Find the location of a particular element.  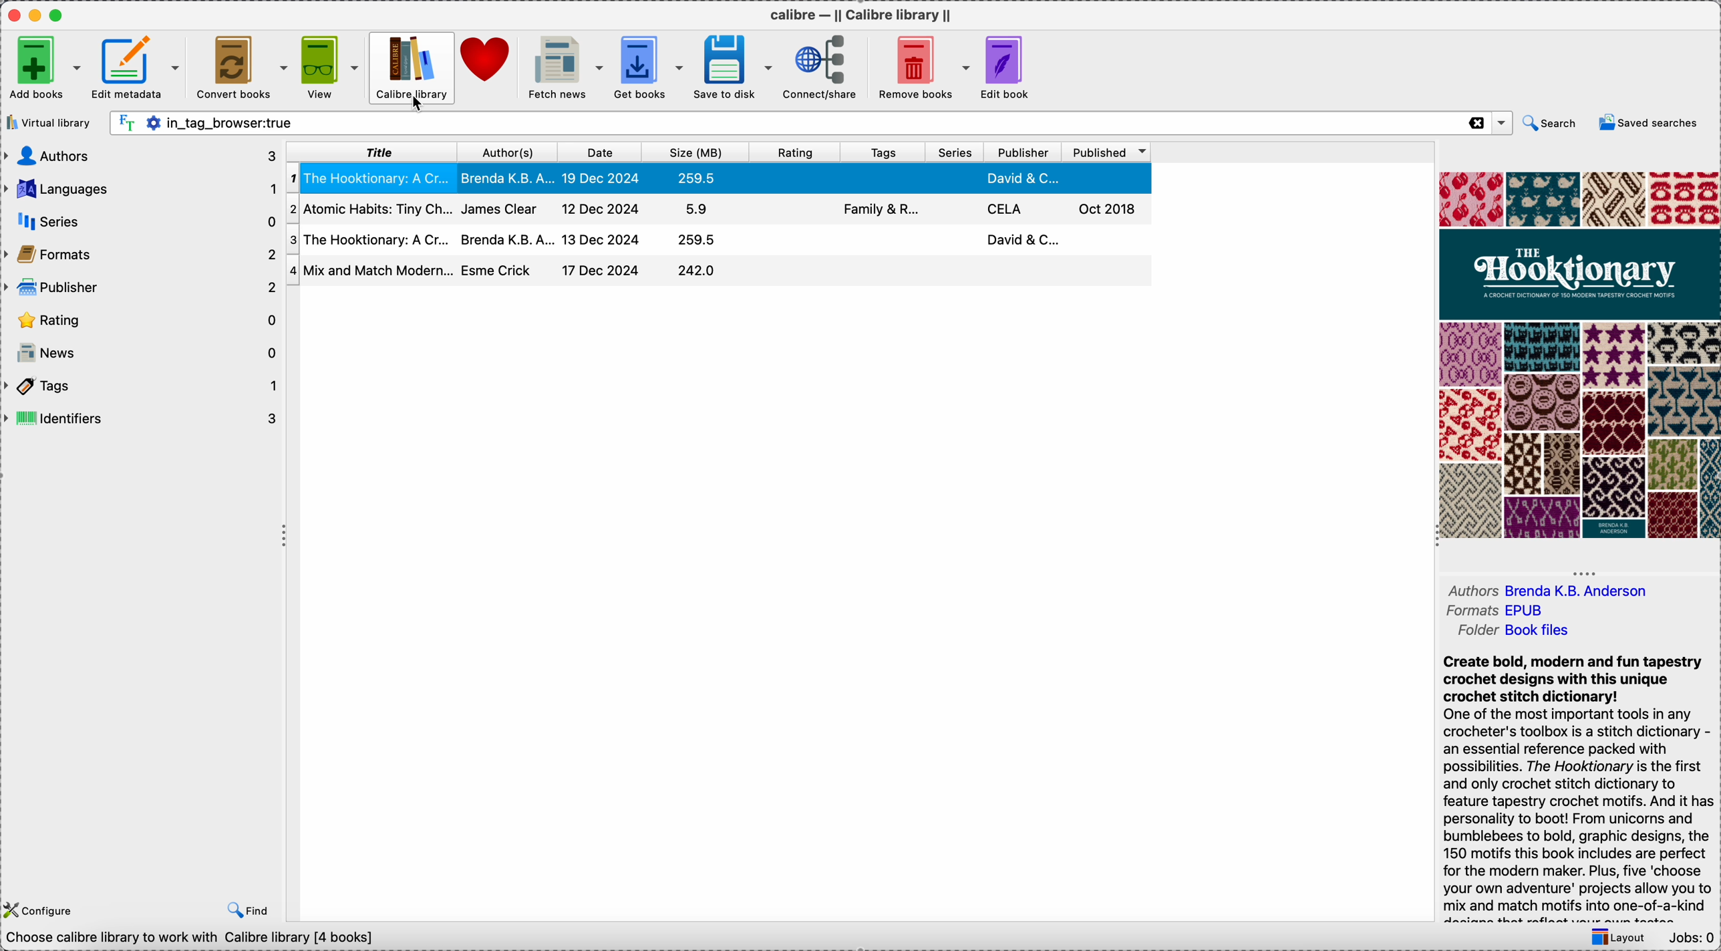

save to disk is located at coordinates (734, 67).